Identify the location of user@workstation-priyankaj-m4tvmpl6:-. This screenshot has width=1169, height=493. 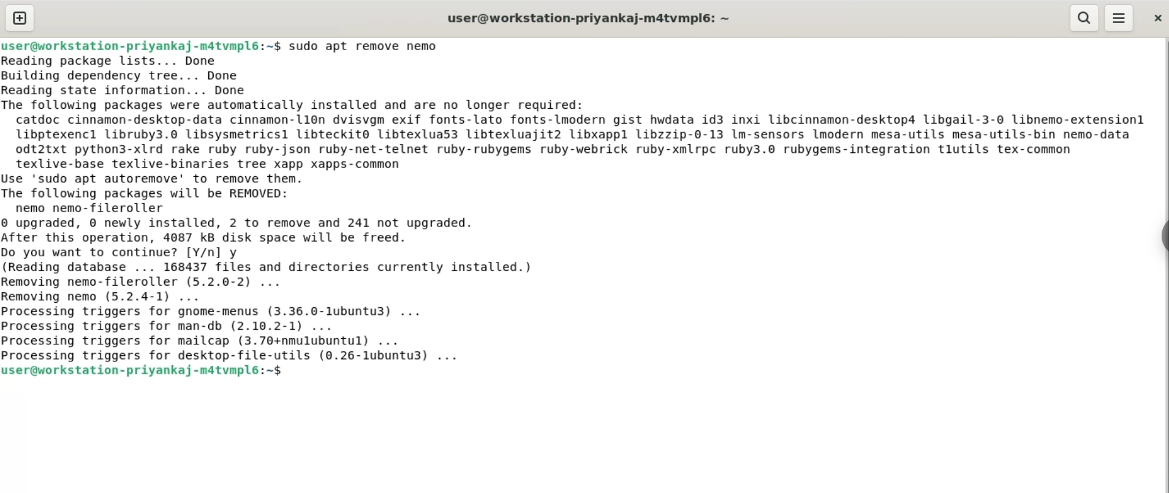
(589, 17).